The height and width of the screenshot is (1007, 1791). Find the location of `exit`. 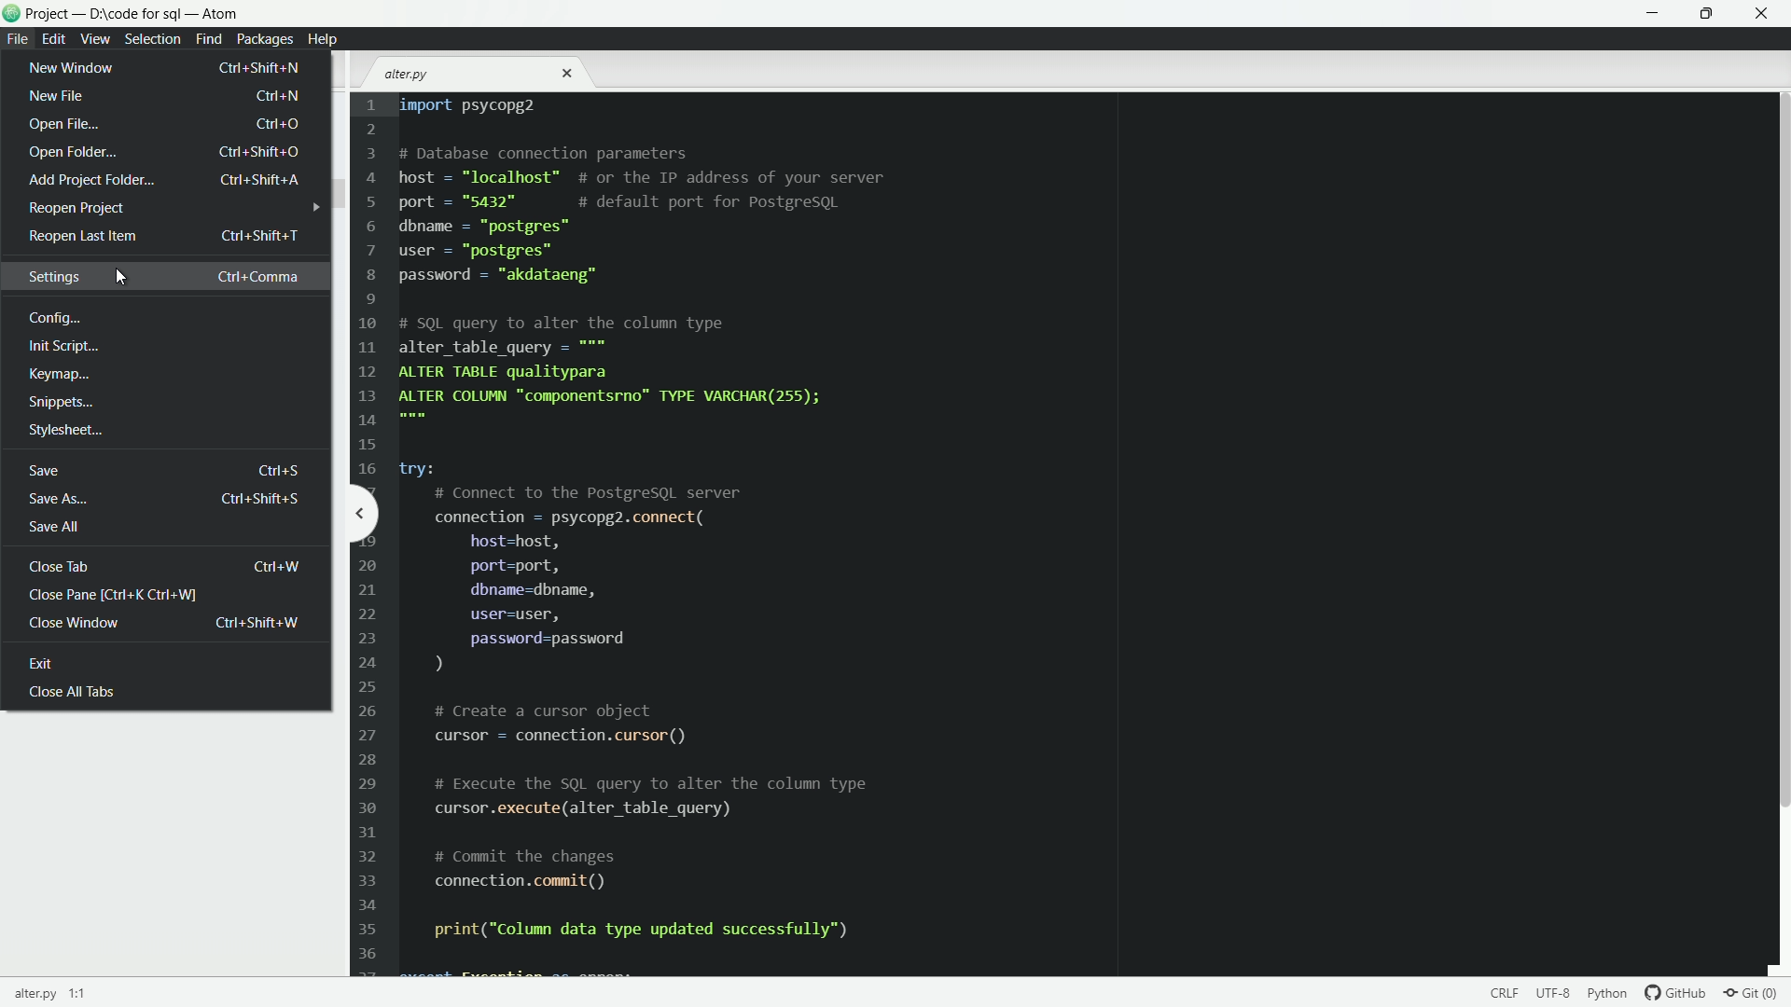

exit is located at coordinates (63, 666).